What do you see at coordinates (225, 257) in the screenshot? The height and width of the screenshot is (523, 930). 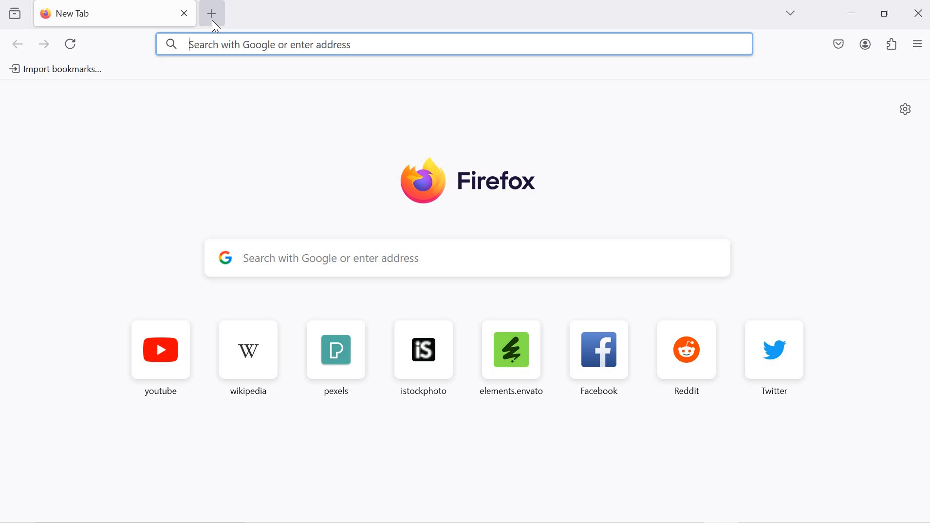 I see `google logo` at bounding box center [225, 257].